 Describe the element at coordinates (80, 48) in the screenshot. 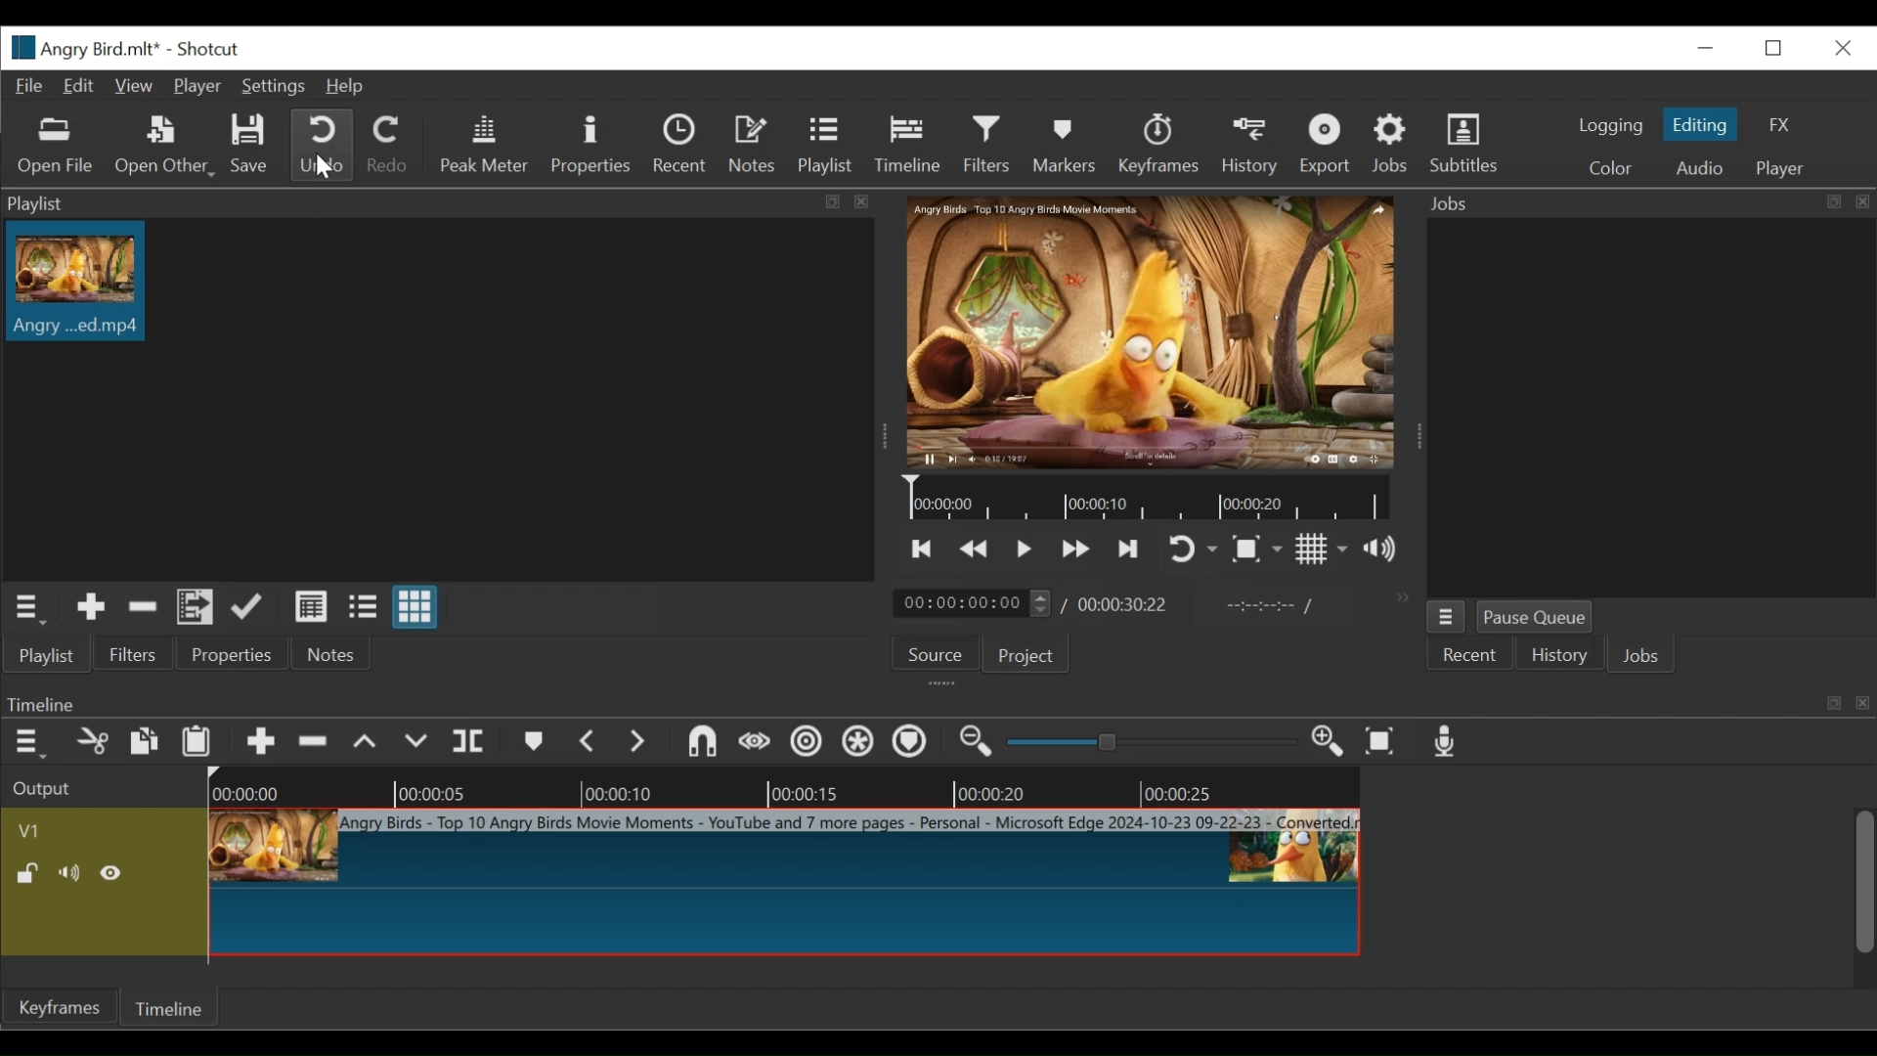

I see `File name` at that location.